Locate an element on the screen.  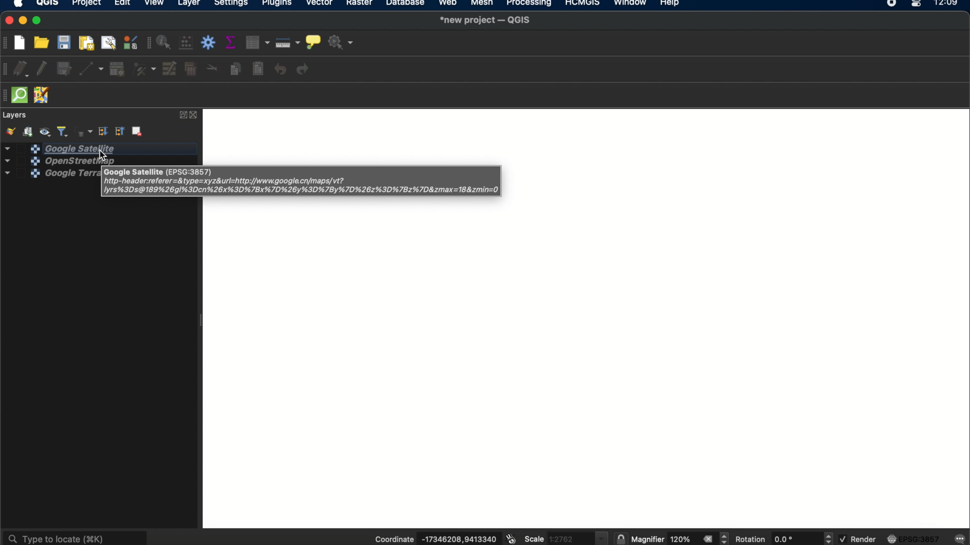
rotation 0.0 is located at coordinates (770, 539).